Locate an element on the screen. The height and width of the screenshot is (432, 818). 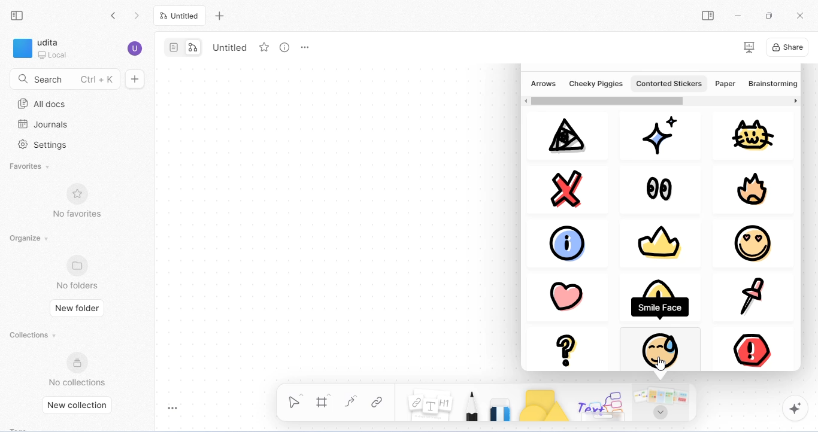
add favorite is located at coordinates (265, 47).